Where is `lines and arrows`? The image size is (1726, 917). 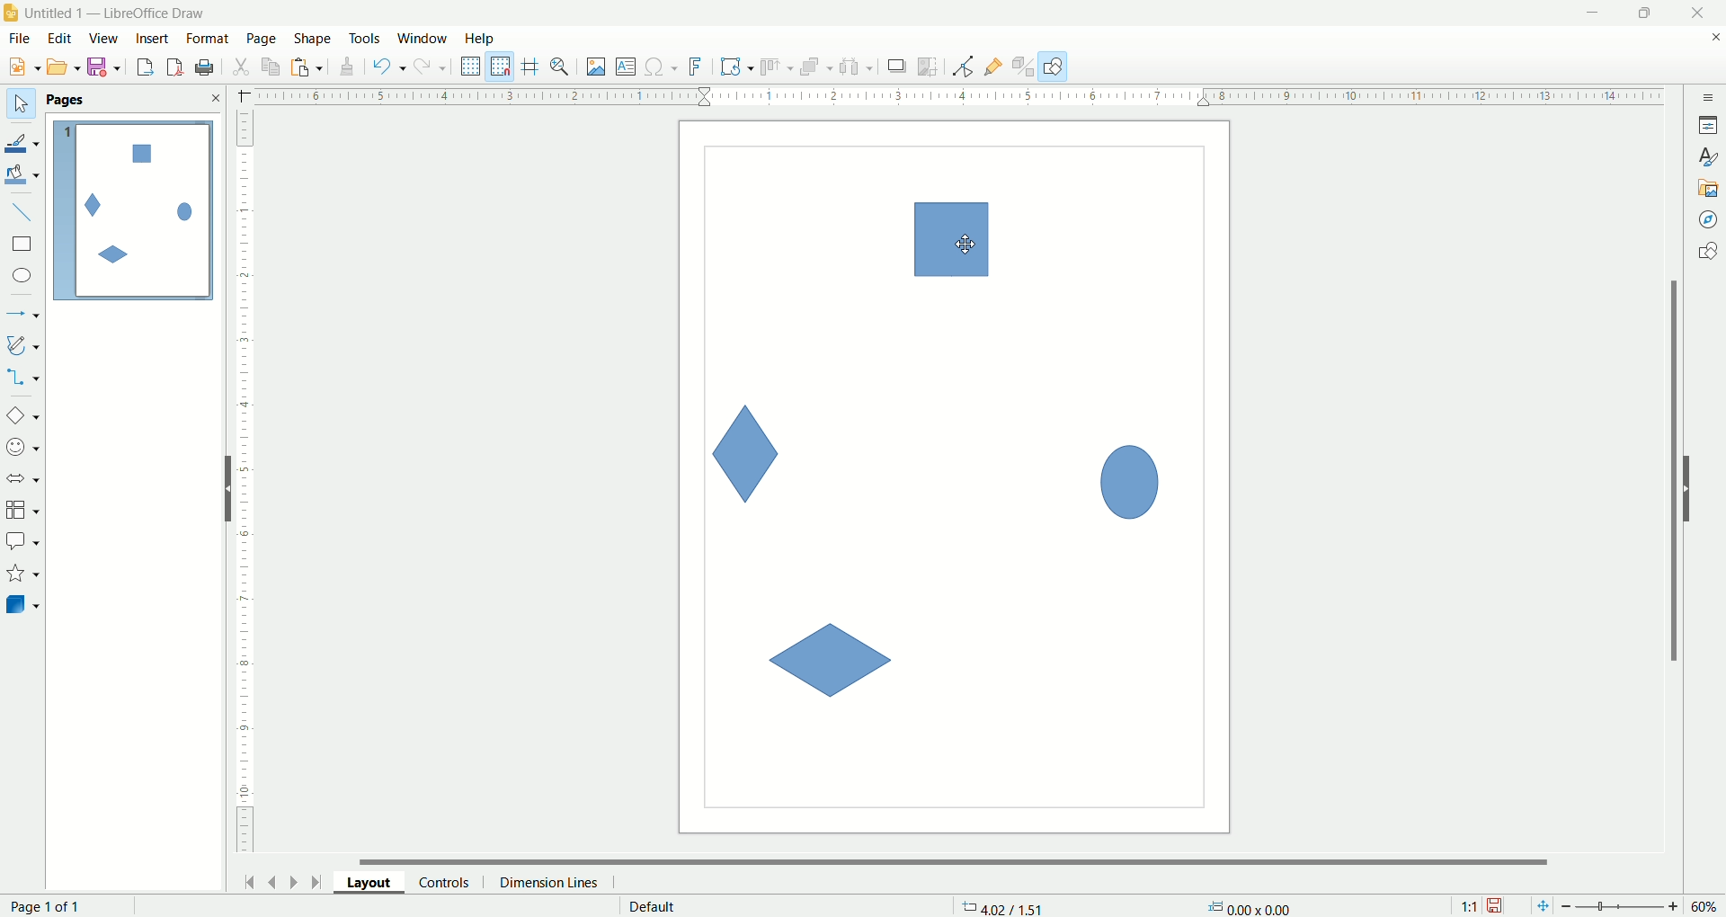
lines and arrows is located at coordinates (24, 315).